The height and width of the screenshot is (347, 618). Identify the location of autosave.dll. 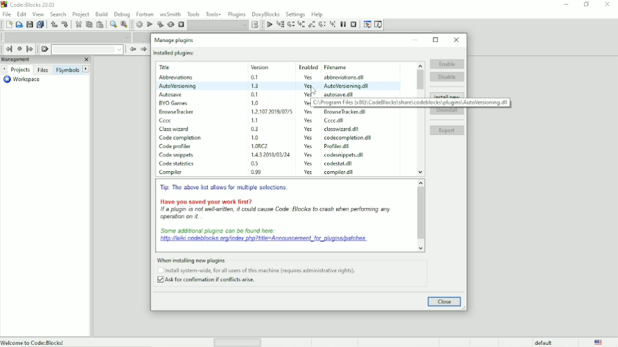
(340, 94).